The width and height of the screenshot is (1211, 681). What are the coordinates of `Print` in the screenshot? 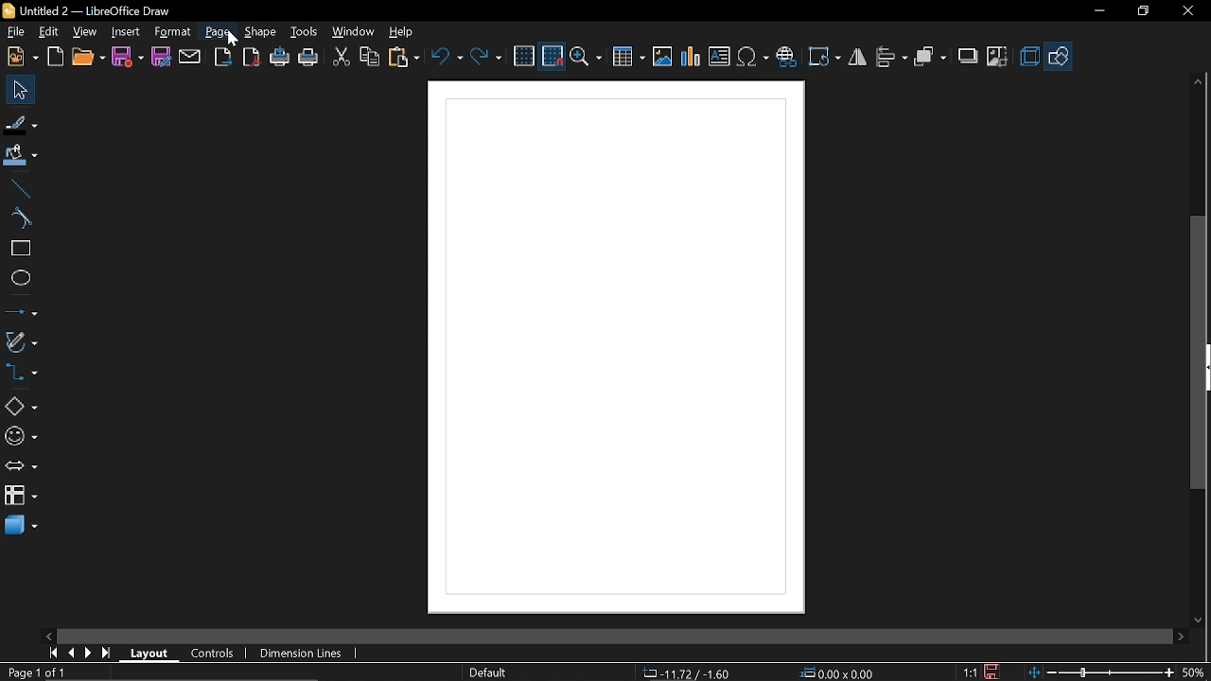 It's located at (308, 58).